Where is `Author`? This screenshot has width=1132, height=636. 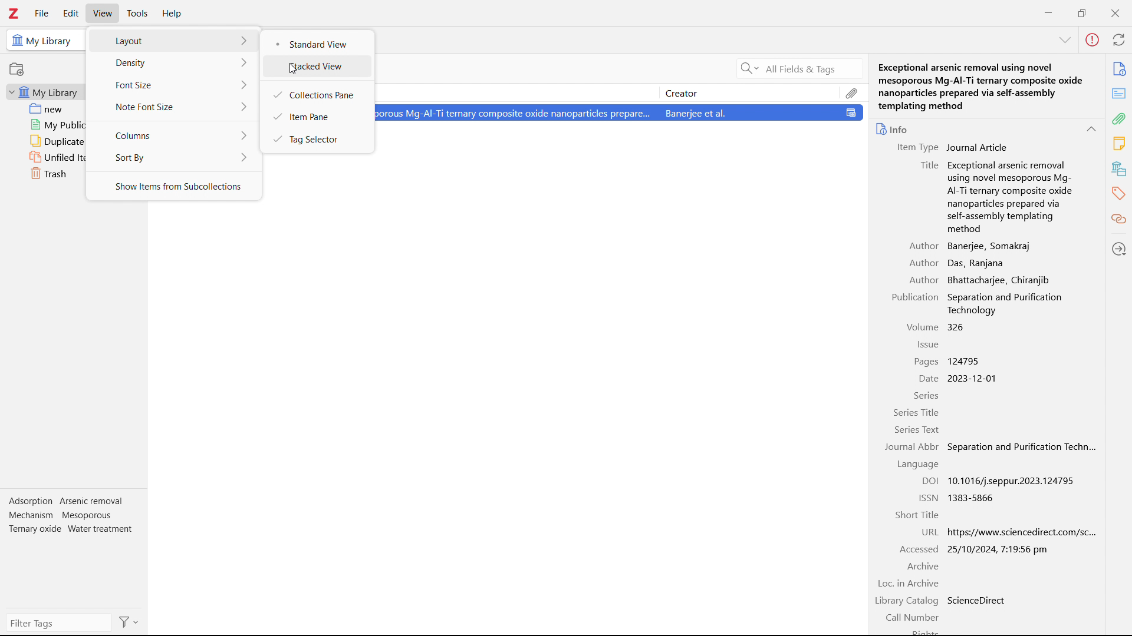
Author is located at coordinates (924, 246).